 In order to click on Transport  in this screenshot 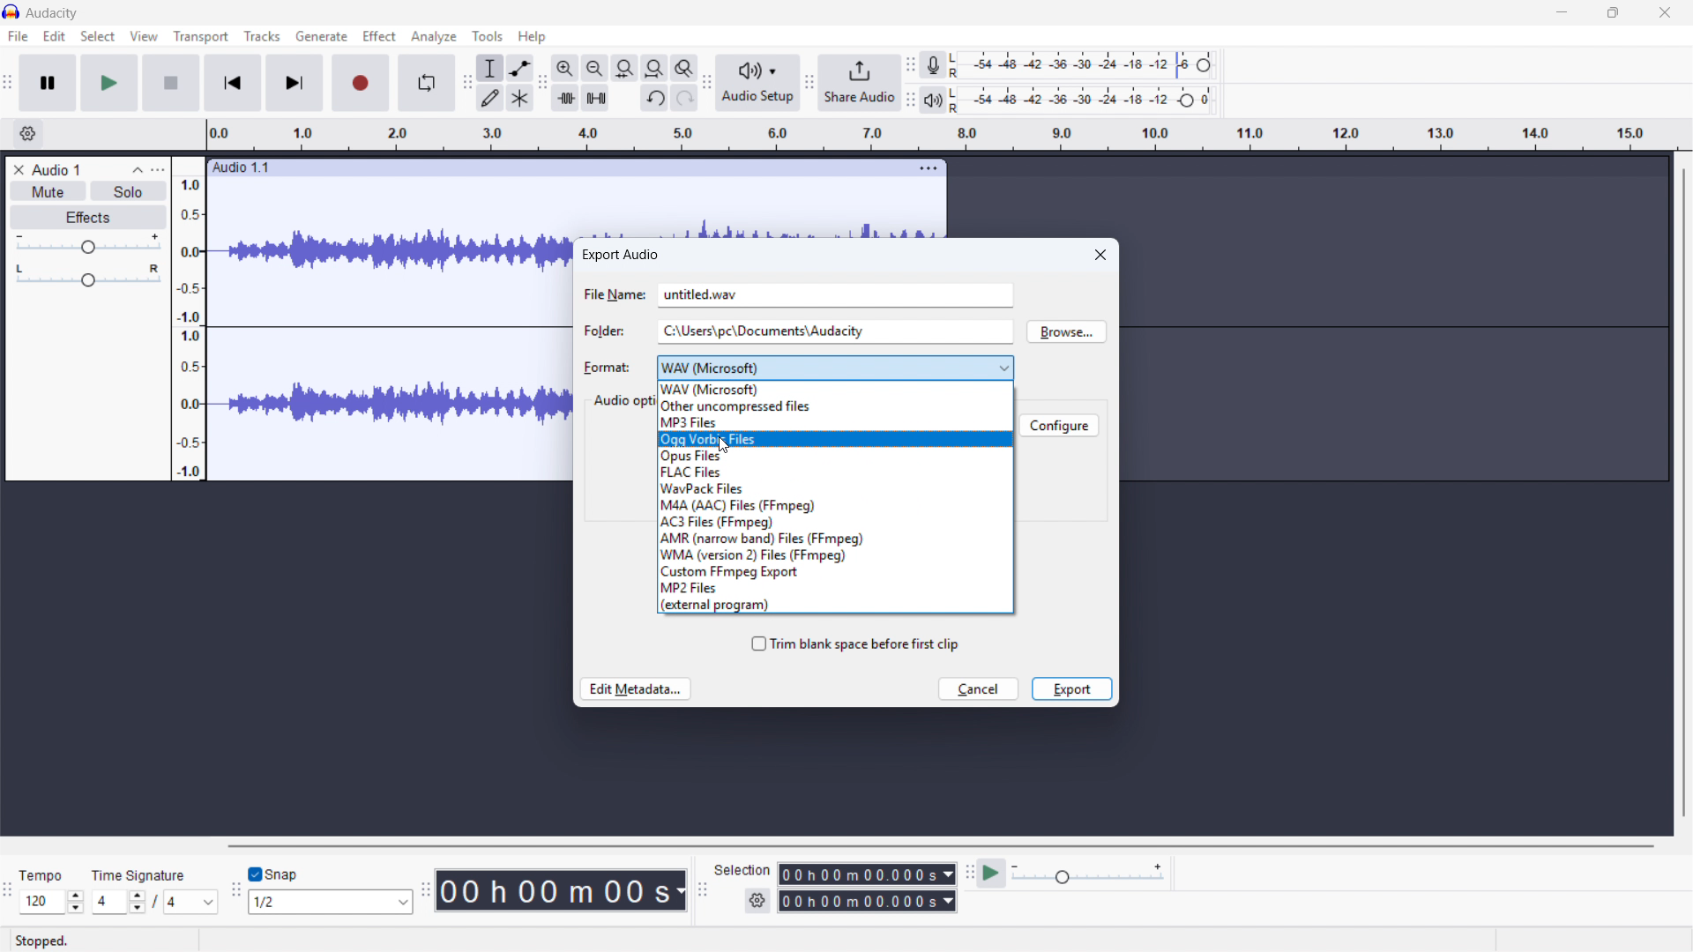, I will do `click(201, 37)`.